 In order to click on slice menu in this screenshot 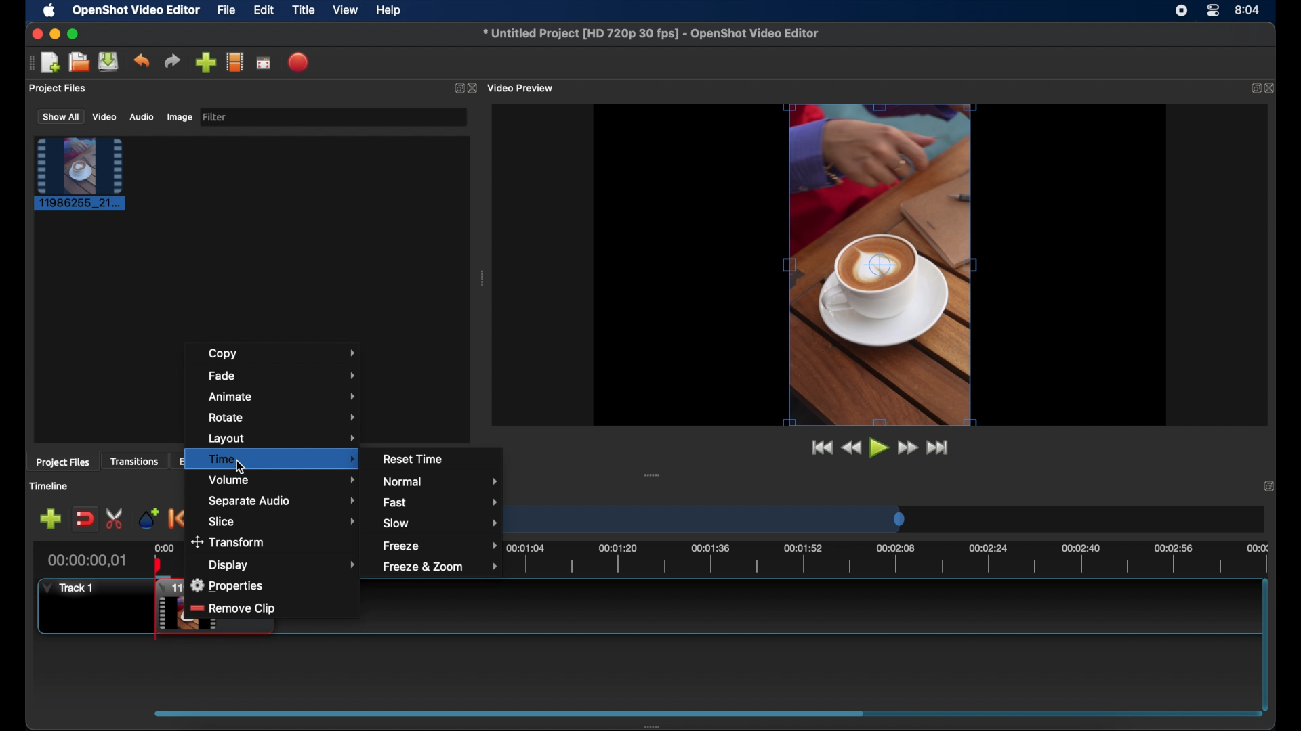, I will do `click(283, 521)`.